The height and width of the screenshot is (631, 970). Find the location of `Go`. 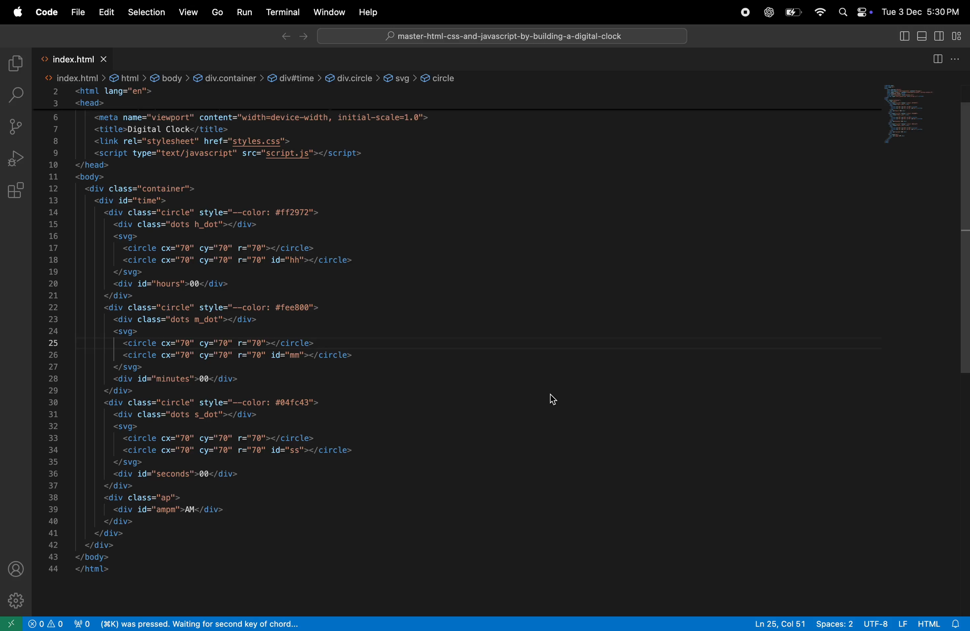

Go is located at coordinates (217, 12).